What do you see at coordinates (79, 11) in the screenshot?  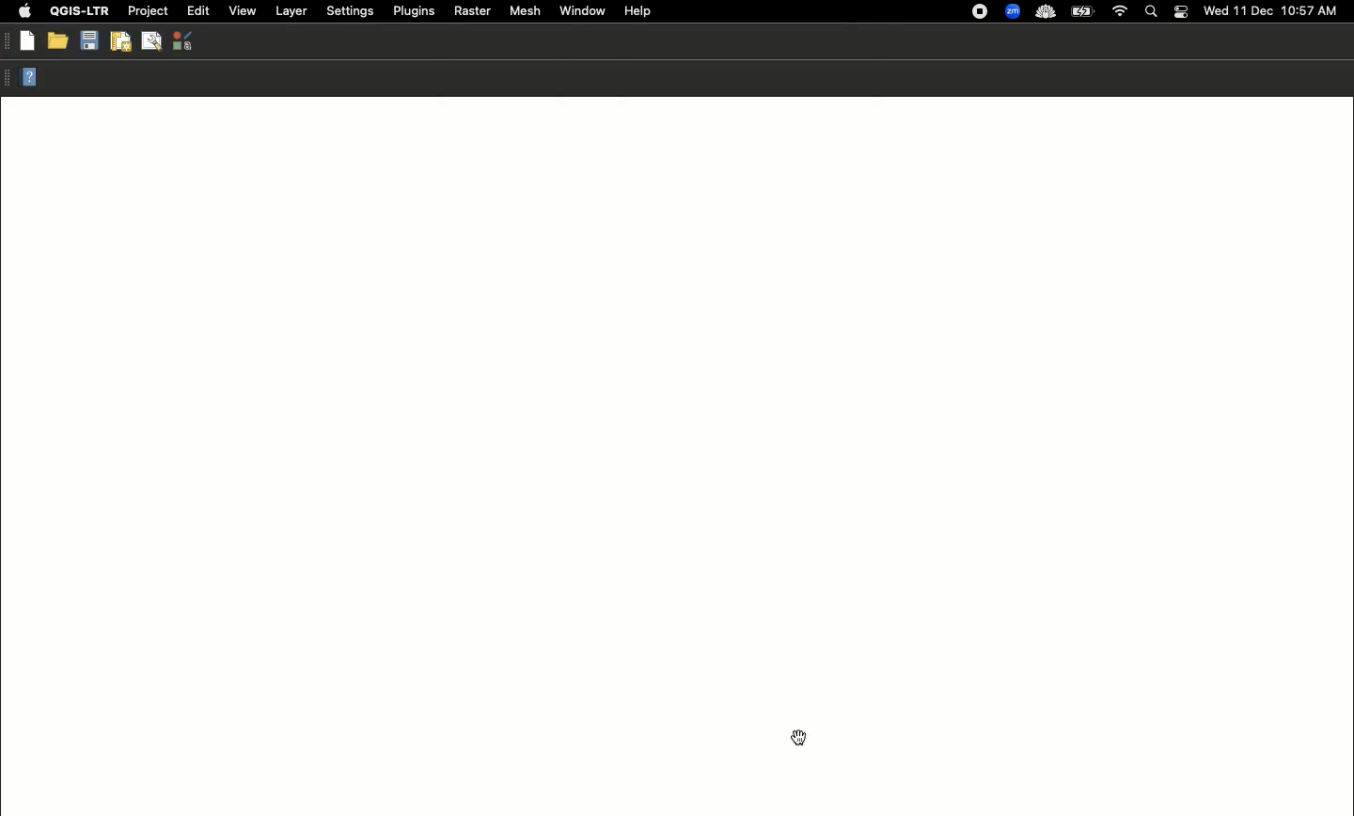 I see `QGIS` at bounding box center [79, 11].